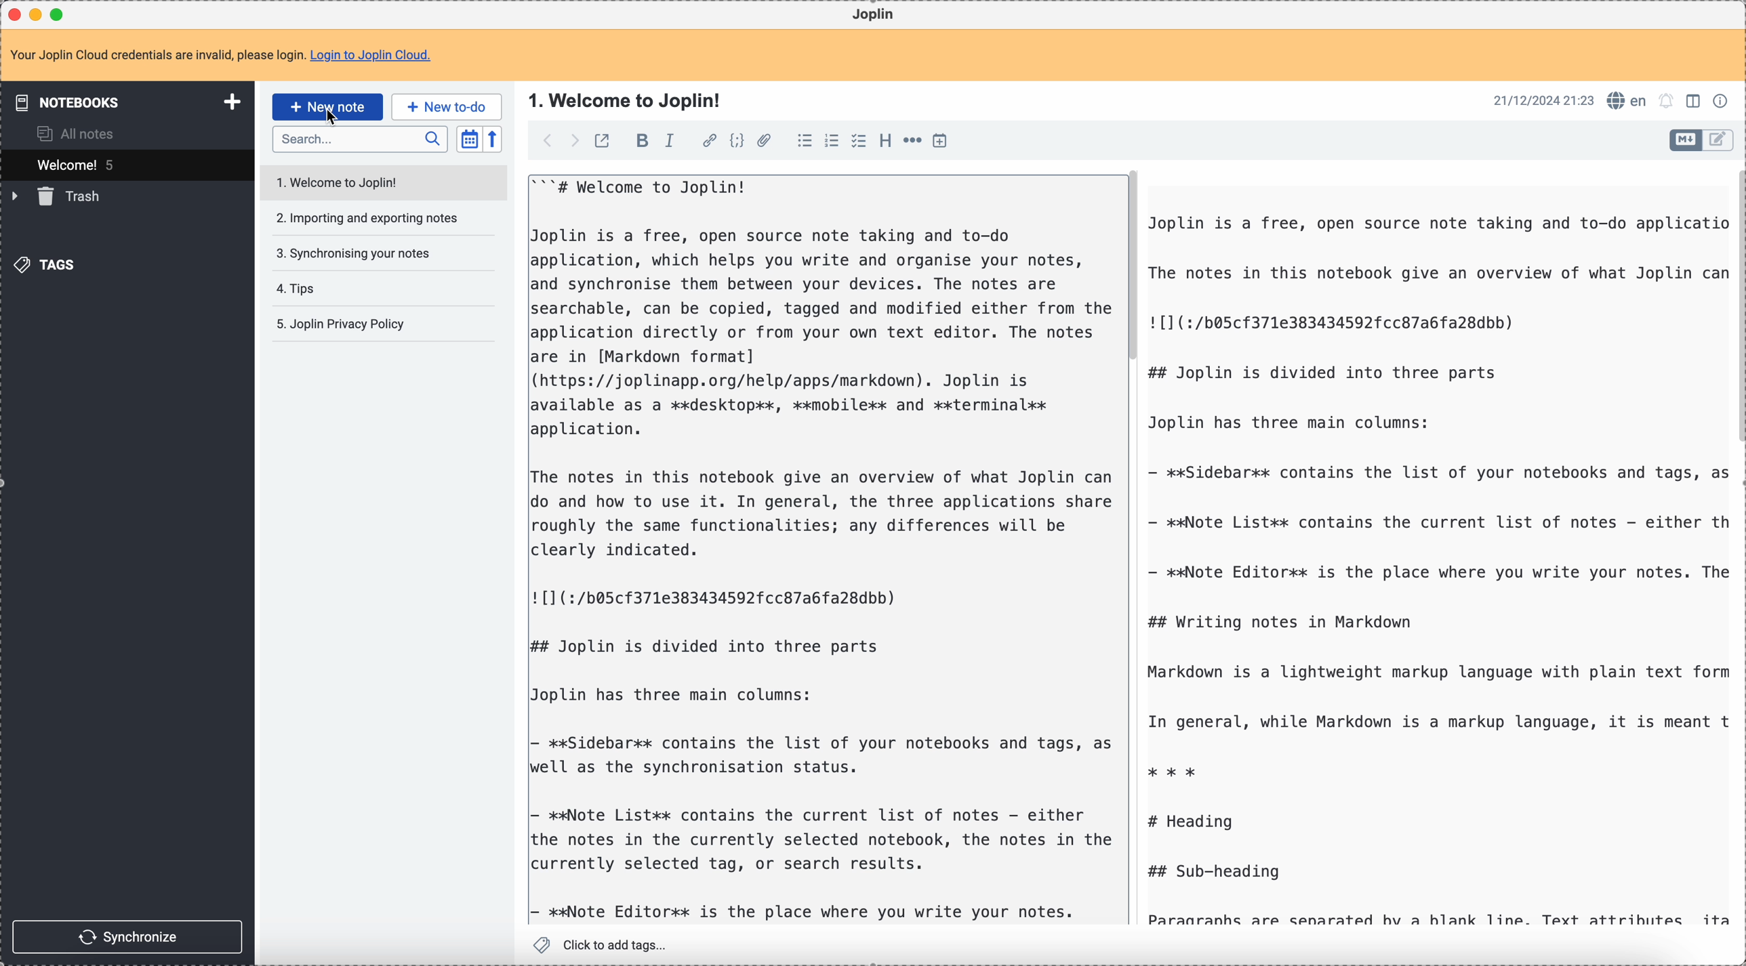 The height and width of the screenshot is (966, 1746). What do you see at coordinates (122, 103) in the screenshot?
I see `notebooks` at bounding box center [122, 103].